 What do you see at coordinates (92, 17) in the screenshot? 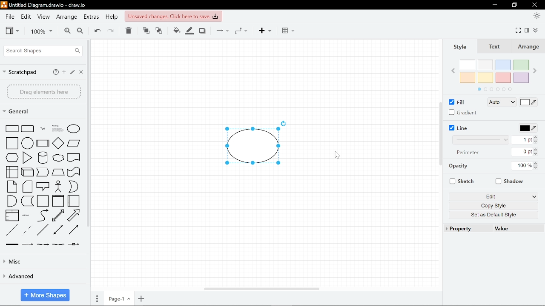
I see `Extras` at bounding box center [92, 17].